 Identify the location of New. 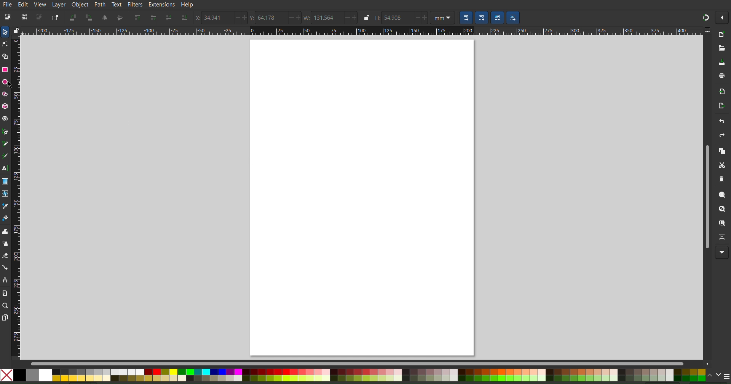
(723, 36).